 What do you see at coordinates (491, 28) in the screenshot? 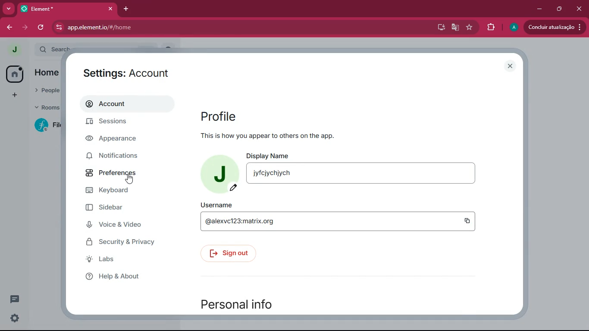
I see `extensions` at bounding box center [491, 28].